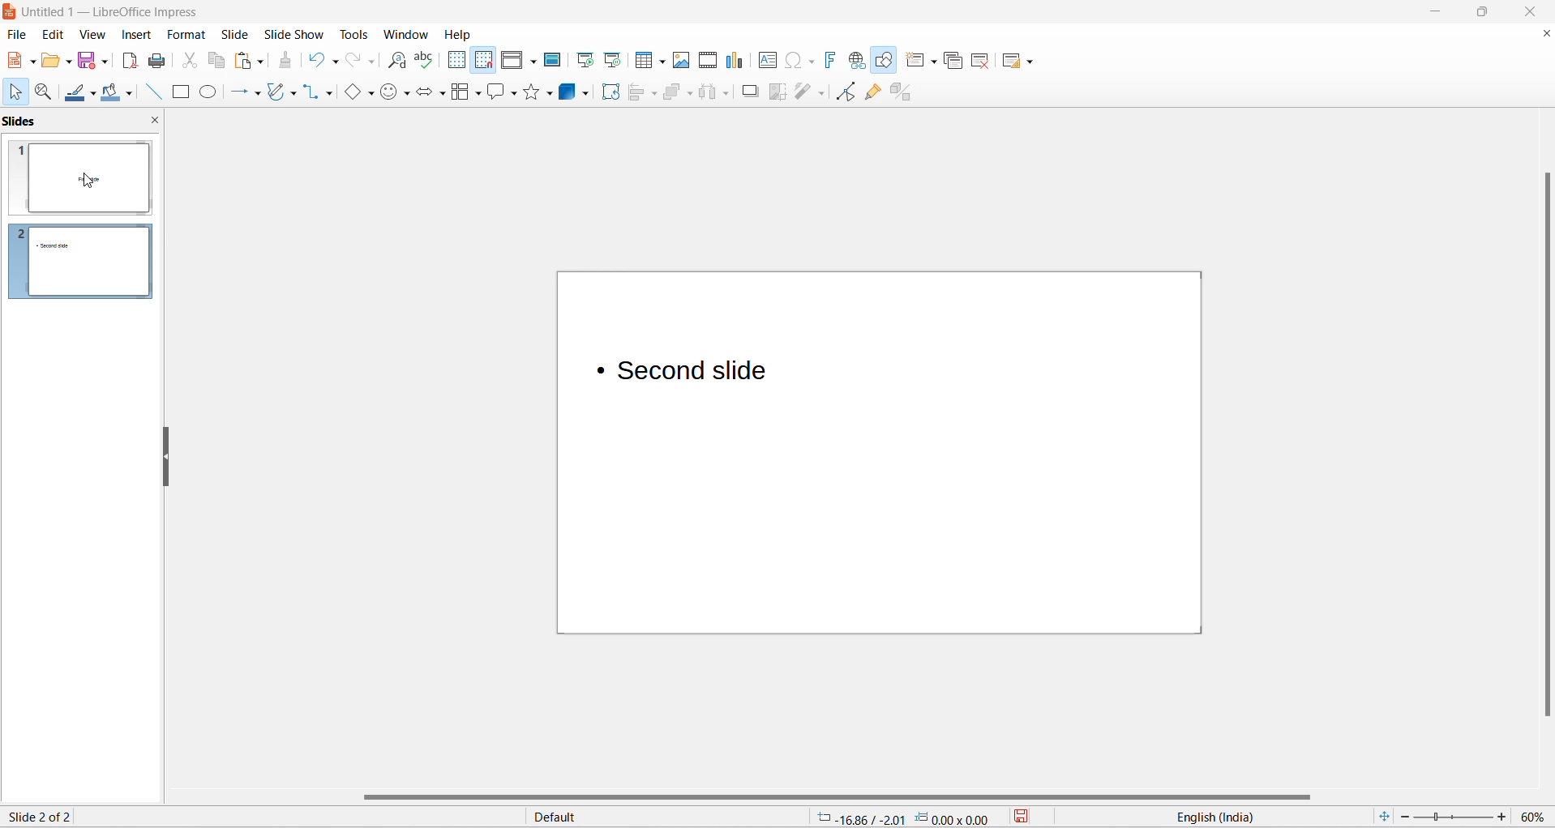 This screenshot has height=828, width=1555. What do you see at coordinates (111, 91) in the screenshot?
I see `fill color` at bounding box center [111, 91].